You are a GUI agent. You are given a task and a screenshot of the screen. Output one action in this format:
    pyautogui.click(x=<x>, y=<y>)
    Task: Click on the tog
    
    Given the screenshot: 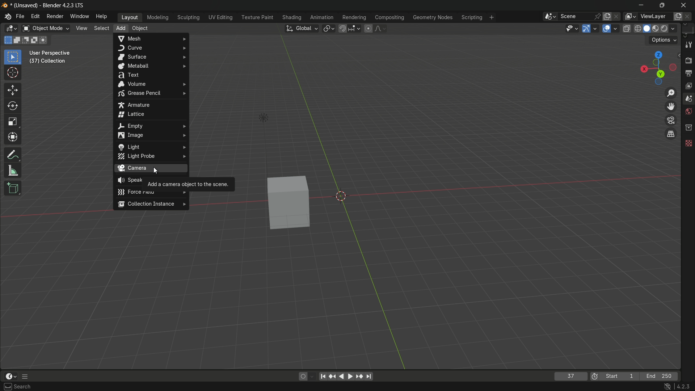 What is the action you would take?
    pyautogui.click(x=670, y=134)
    